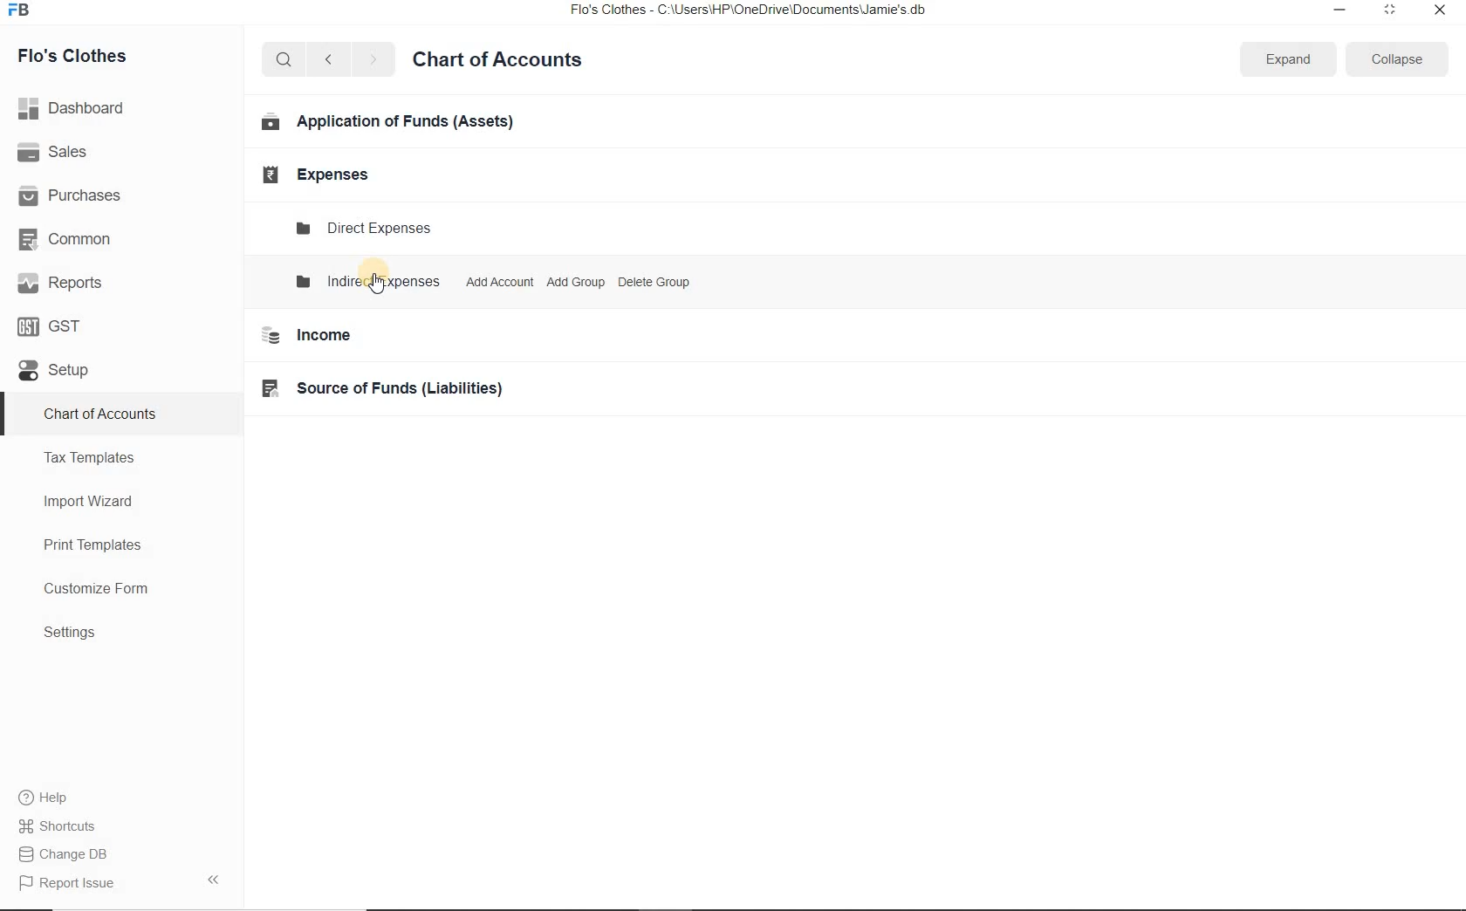 Image resolution: width=1466 pixels, height=911 pixels. What do you see at coordinates (386, 387) in the screenshot?
I see `Source of Funds (Liabilities)` at bounding box center [386, 387].